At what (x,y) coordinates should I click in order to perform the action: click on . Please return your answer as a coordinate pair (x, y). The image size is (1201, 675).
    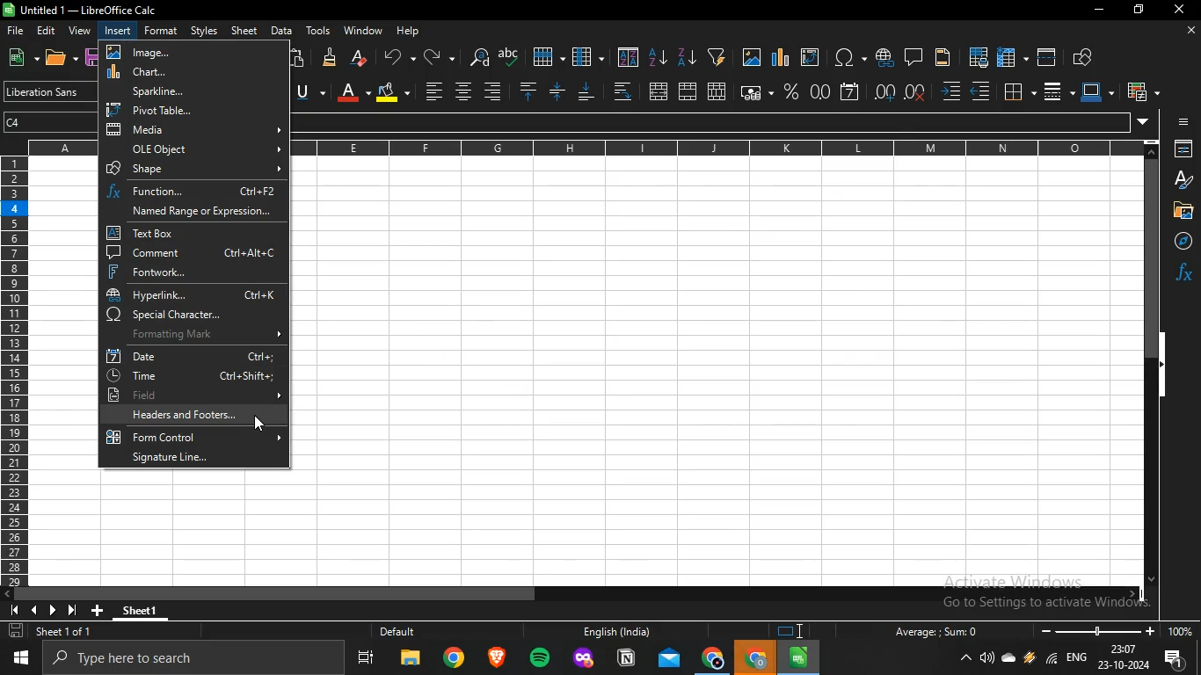
    Looking at the image, I should click on (1181, 210).